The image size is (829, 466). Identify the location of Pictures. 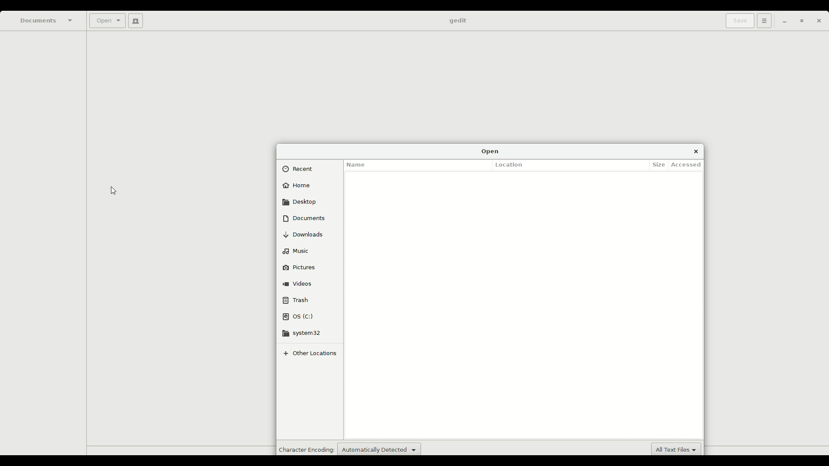
(304, 266).